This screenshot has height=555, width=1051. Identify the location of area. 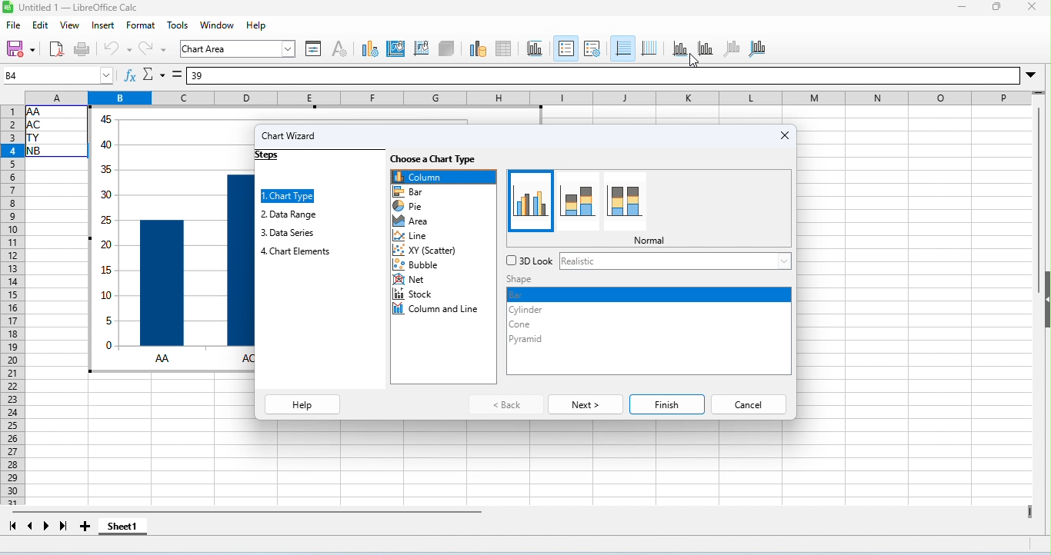
(414, 221).